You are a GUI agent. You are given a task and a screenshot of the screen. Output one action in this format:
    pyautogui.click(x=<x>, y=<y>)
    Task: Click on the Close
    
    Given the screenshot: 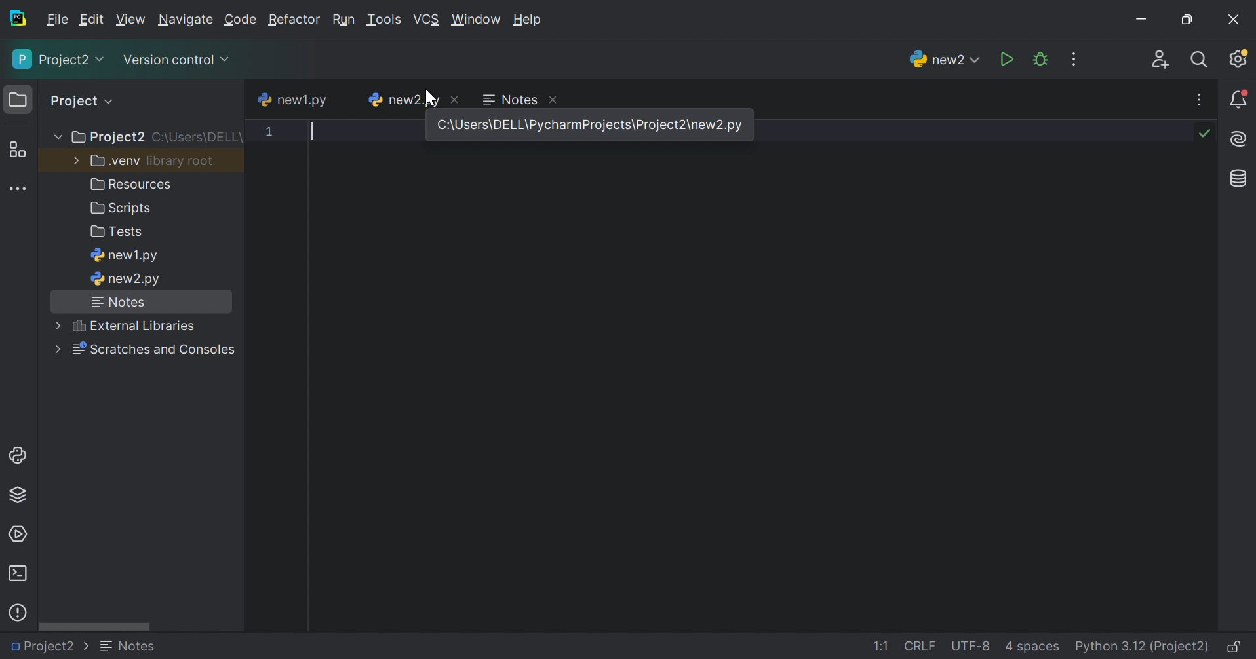 What is the action you would take?
    pyautogui.click(x=1236, y=18)
    